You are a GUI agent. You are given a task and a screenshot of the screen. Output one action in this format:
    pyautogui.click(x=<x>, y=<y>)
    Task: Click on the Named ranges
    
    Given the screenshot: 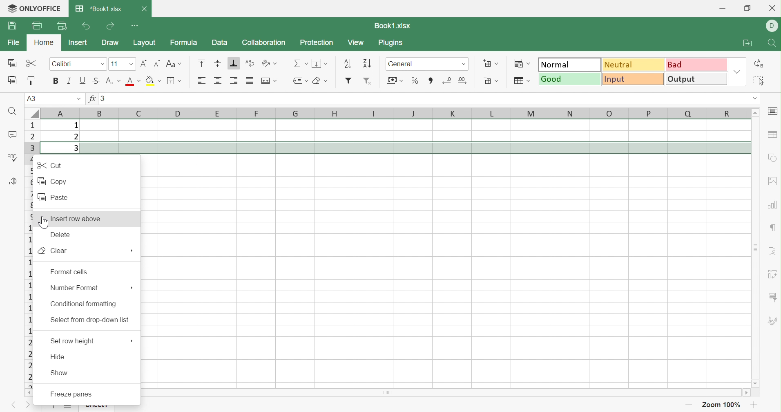 What is the action you would take?
    pyautogui.click(x=296, y=82)
    